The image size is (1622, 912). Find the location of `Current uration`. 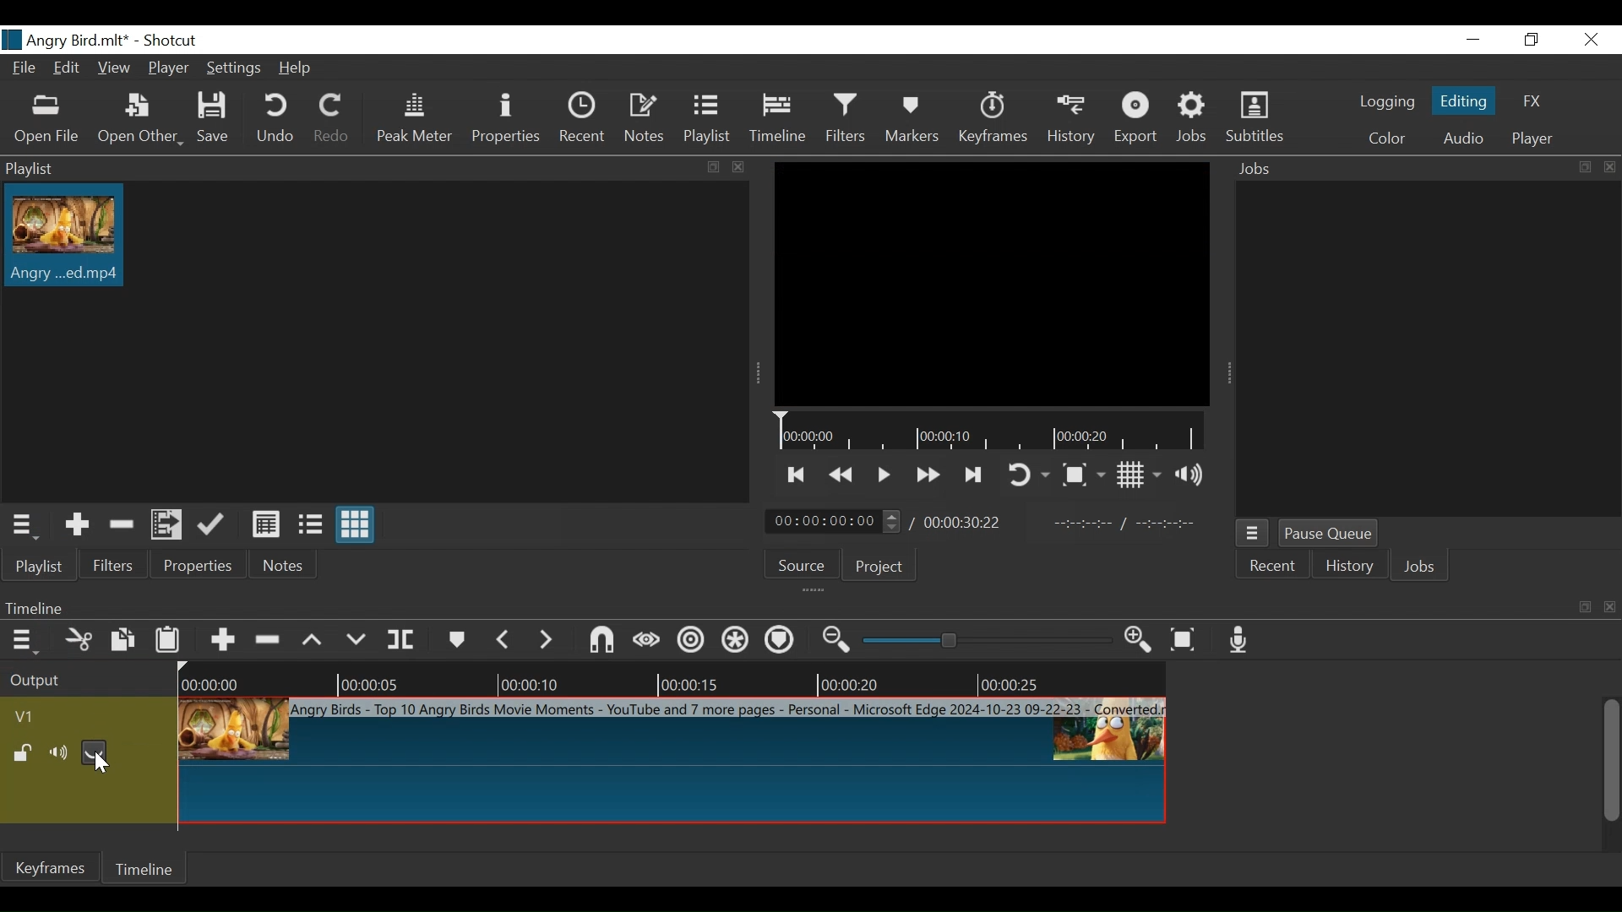

Current uration is located at coordinates (834, 520).